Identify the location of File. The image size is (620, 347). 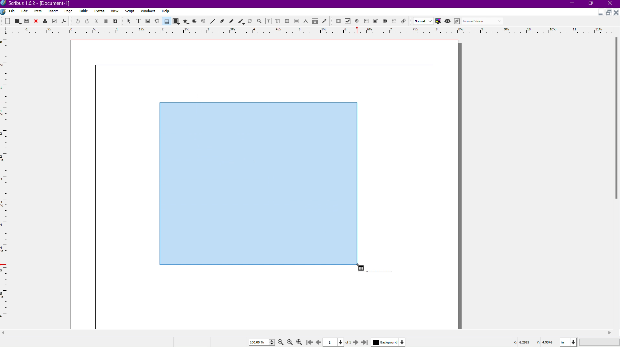
(11, 11).